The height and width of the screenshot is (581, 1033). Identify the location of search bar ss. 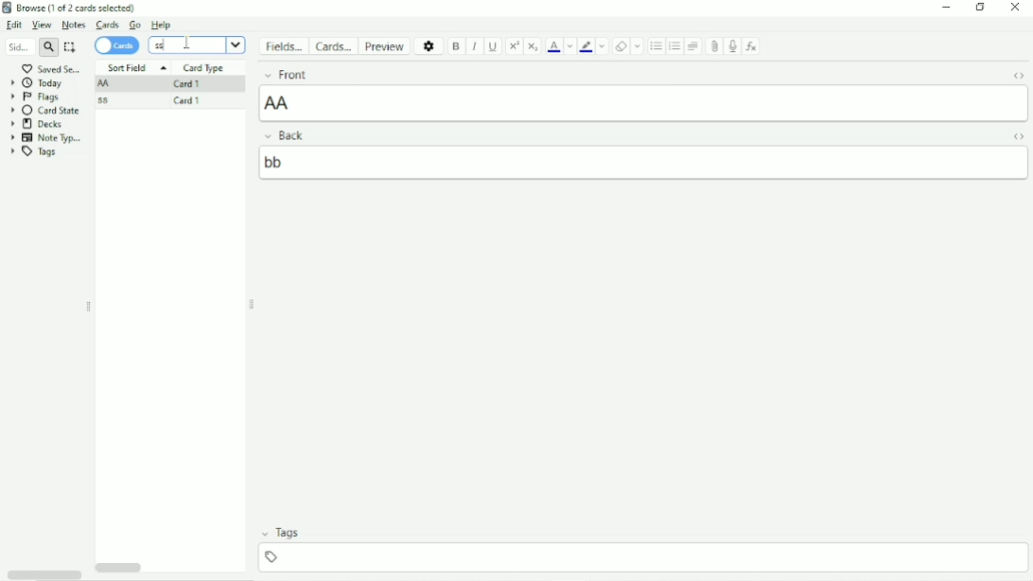
(187, 44).